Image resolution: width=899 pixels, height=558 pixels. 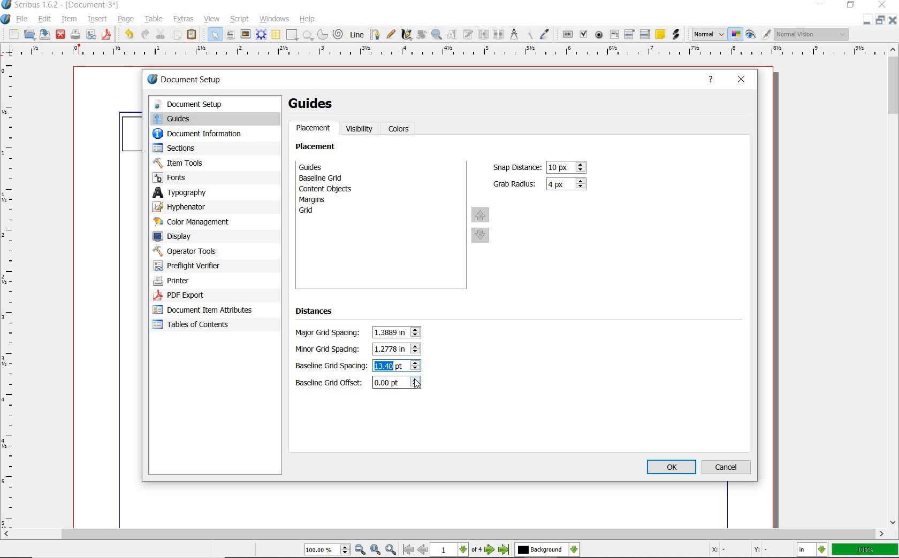 I want to click on go to next page, so click(x=491, y=550).